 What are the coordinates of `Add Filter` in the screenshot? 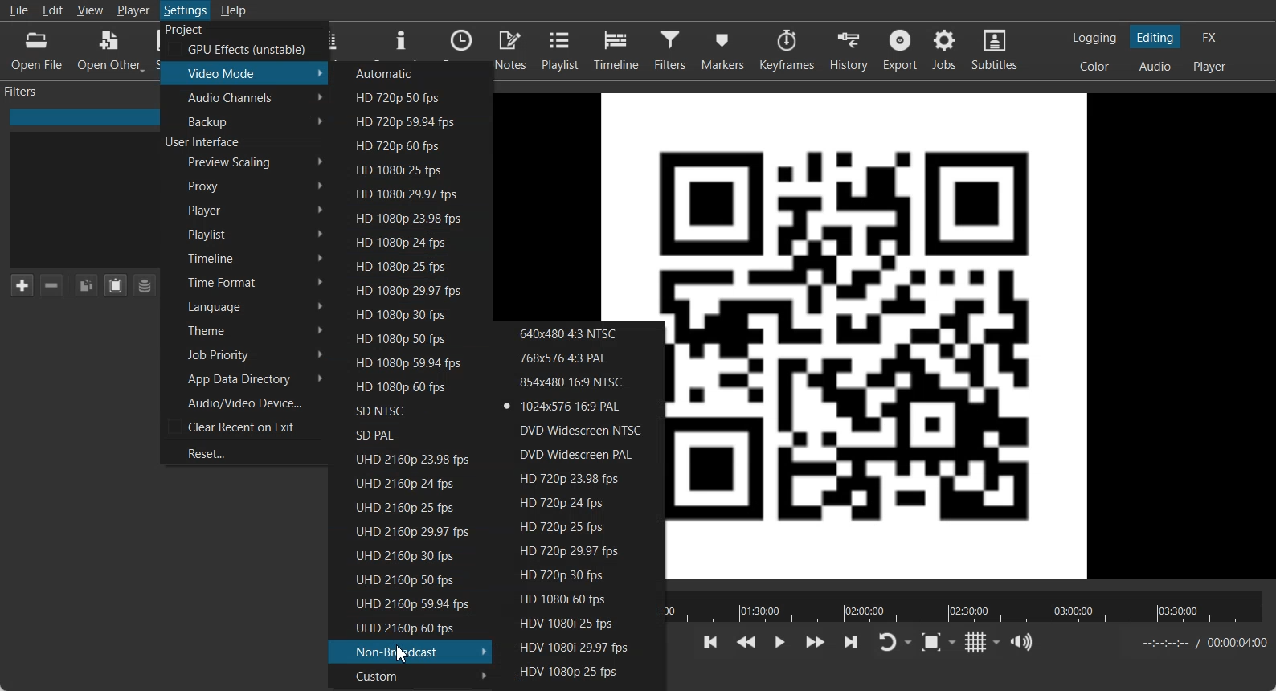 It's located at (21, 284).